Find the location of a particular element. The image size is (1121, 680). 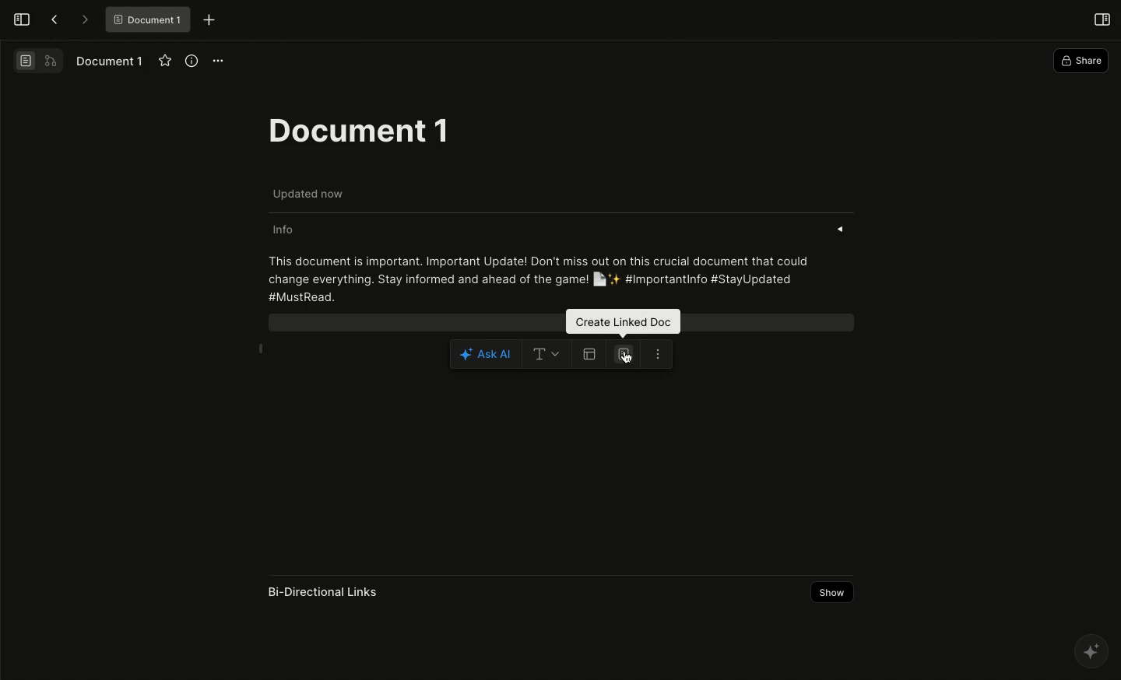

Open right panel is located at coordinates (1100, 19).